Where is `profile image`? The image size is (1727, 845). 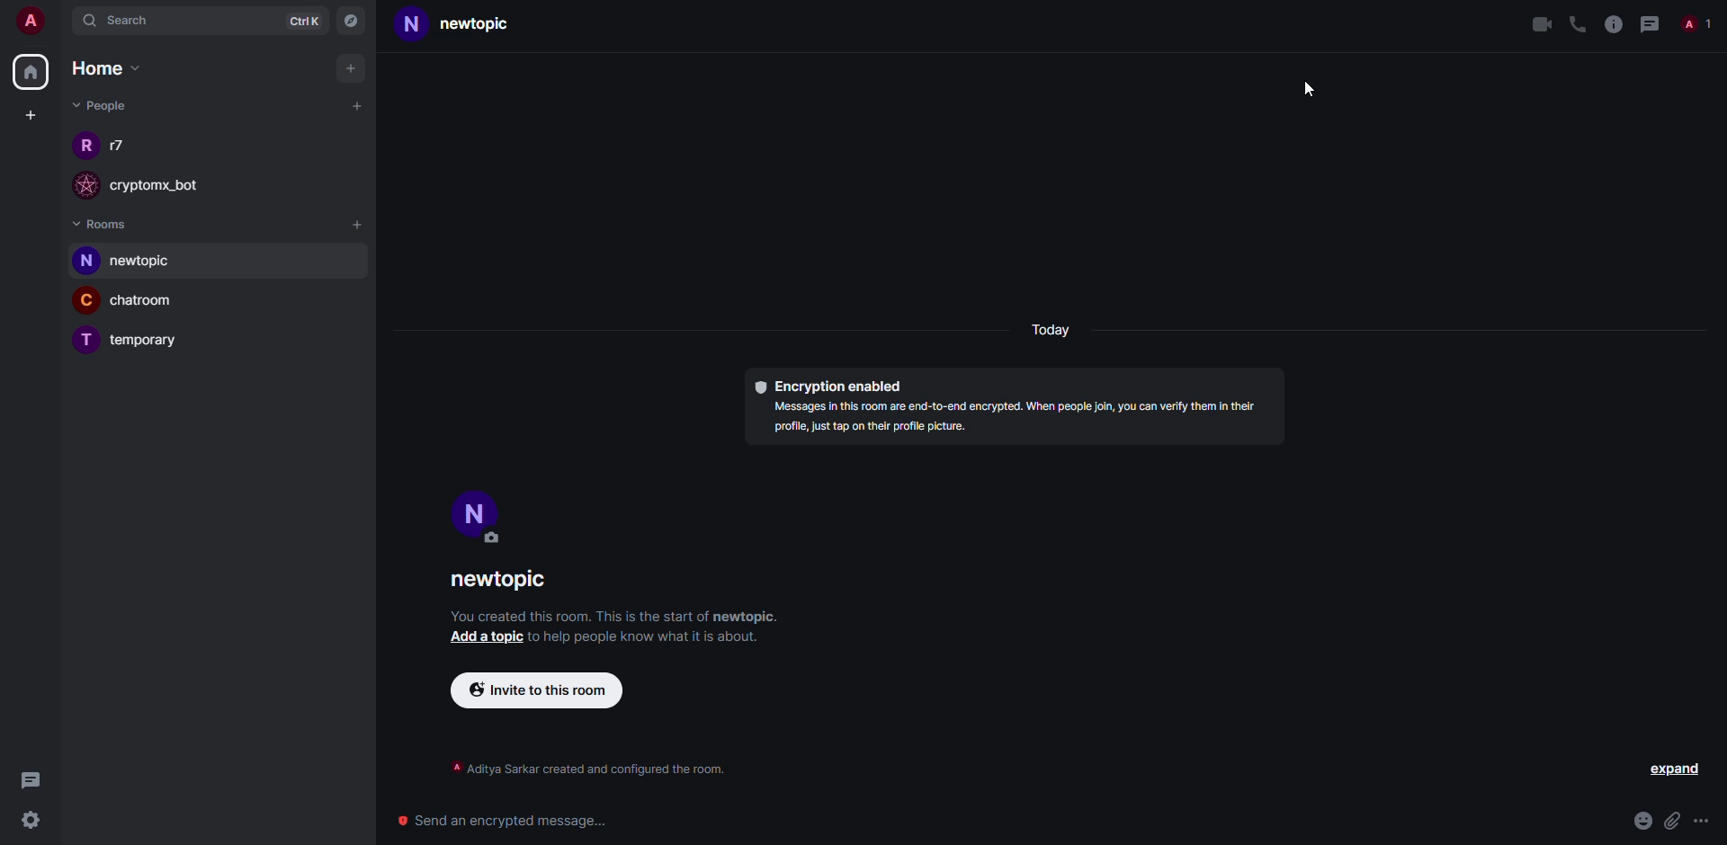
profile image is located at coordinates (82, 342).